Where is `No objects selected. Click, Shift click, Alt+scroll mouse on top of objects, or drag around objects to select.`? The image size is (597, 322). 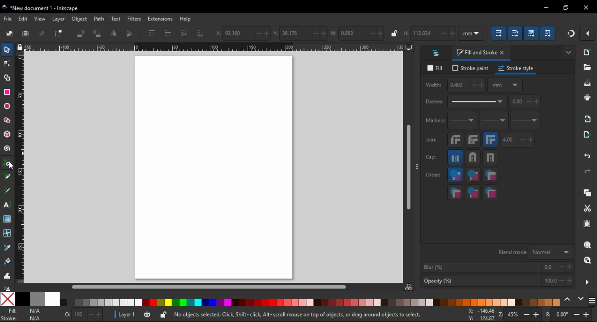 No objects selected. Click, Shift click, Alt+scroll mouse on top of objects, or drag around objects to select. is located at coordinates (297, 315).